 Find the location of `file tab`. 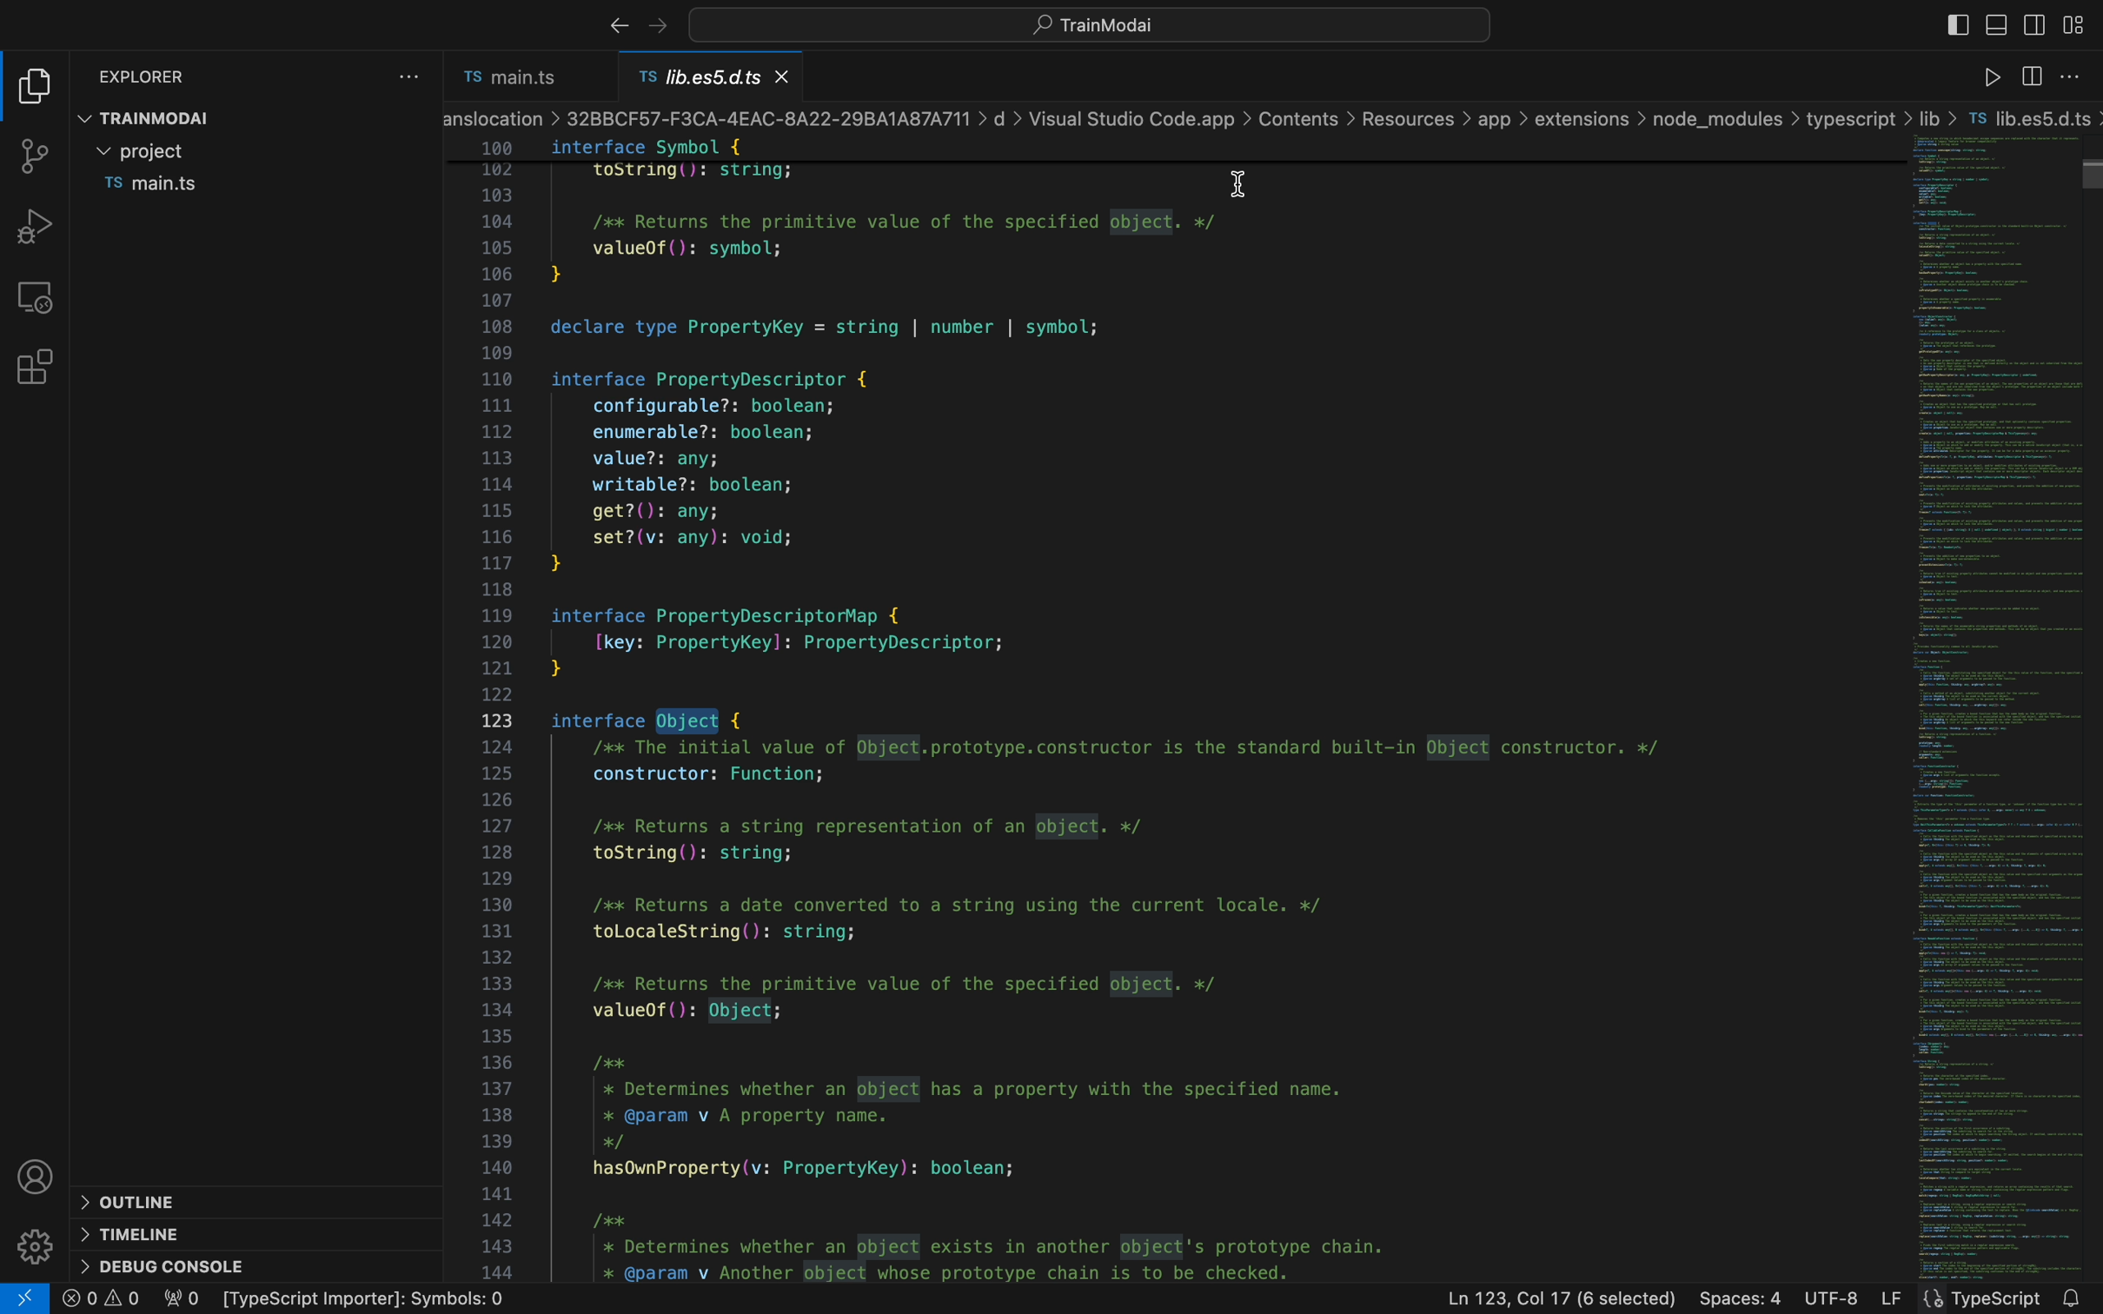

file tab is located at coordinates (536, 76).